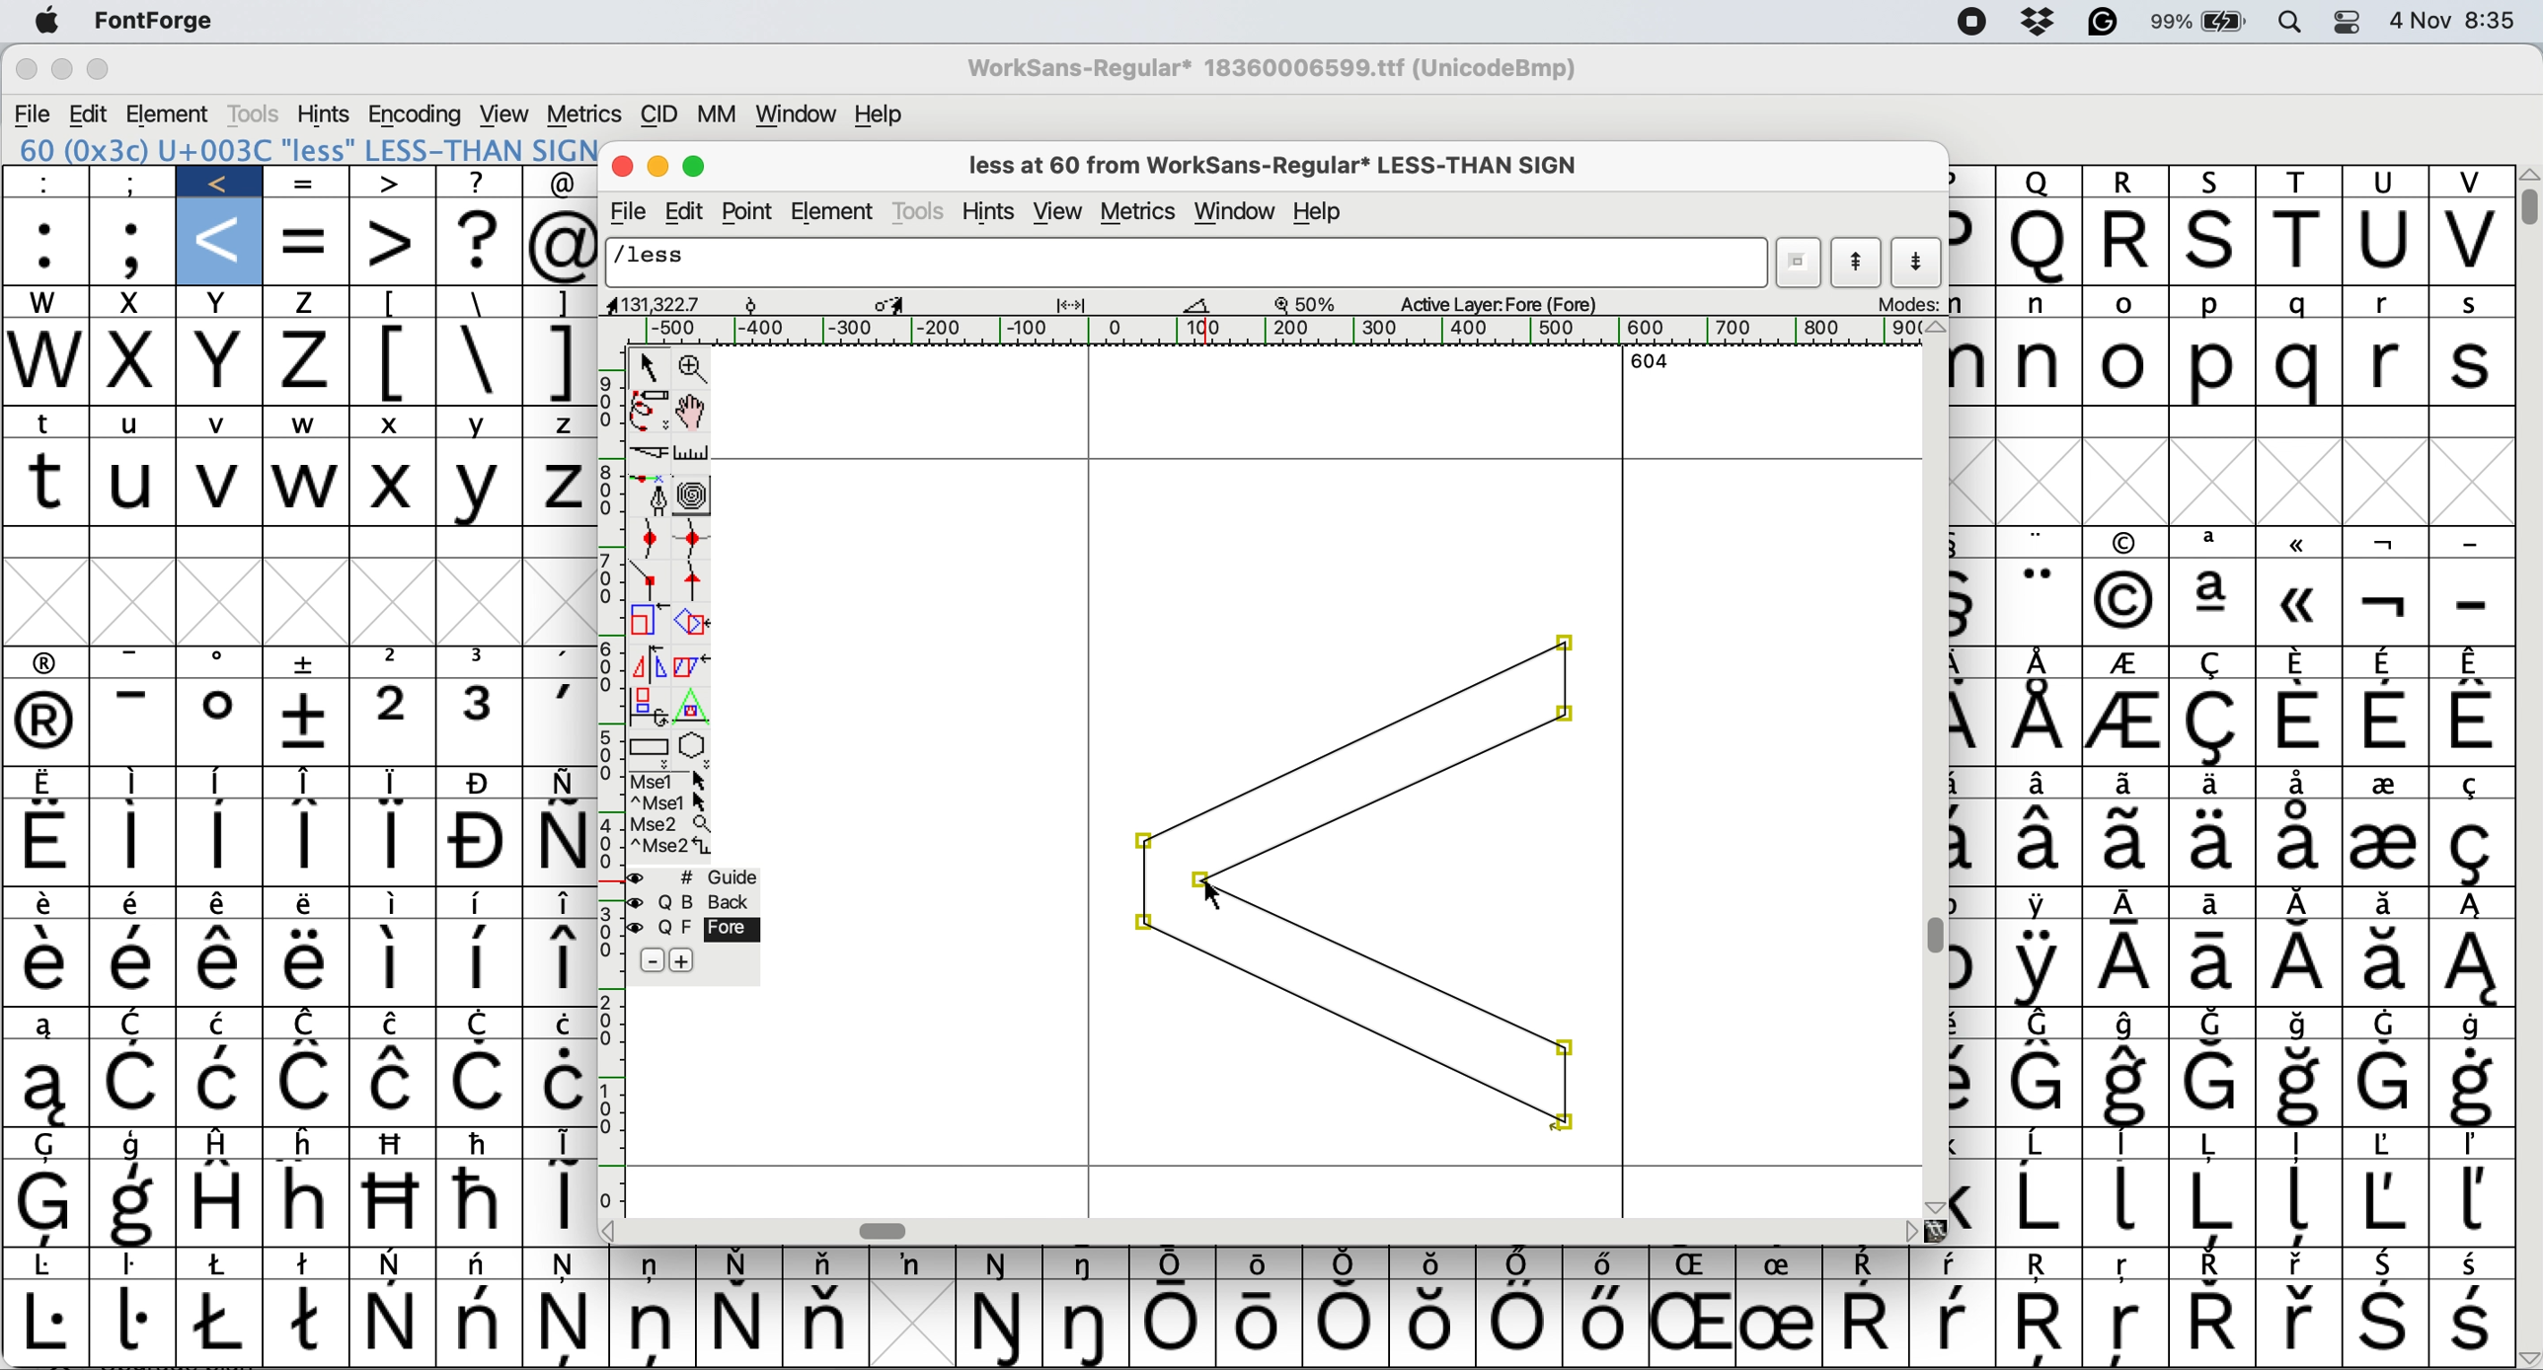 This screenshot has height=1370, width=2543. What do you see at coordinates (393, 841) in the screenshot?
I see `Symbol` at bounding box center [393, 841].